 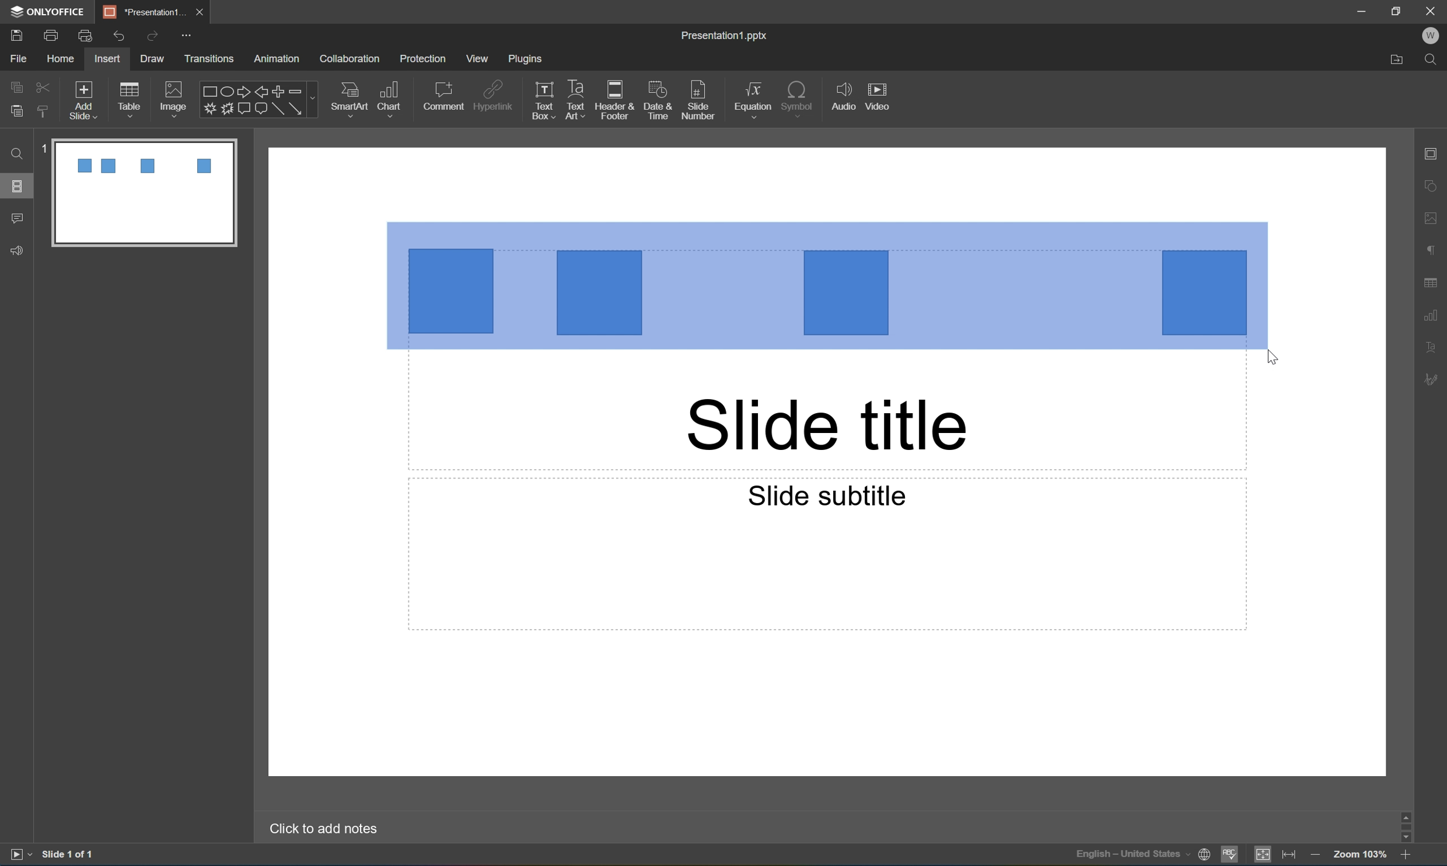 I want to click on zoom in, so click(x=1404, y=857).